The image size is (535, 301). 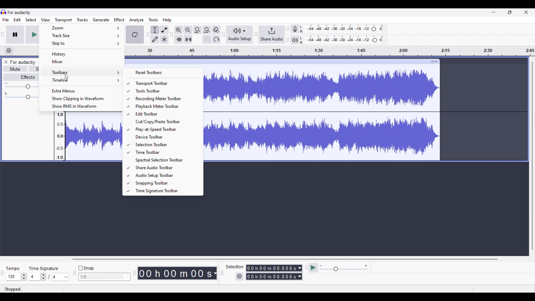 I want to click on Track settings, so click(x=434, y=62).